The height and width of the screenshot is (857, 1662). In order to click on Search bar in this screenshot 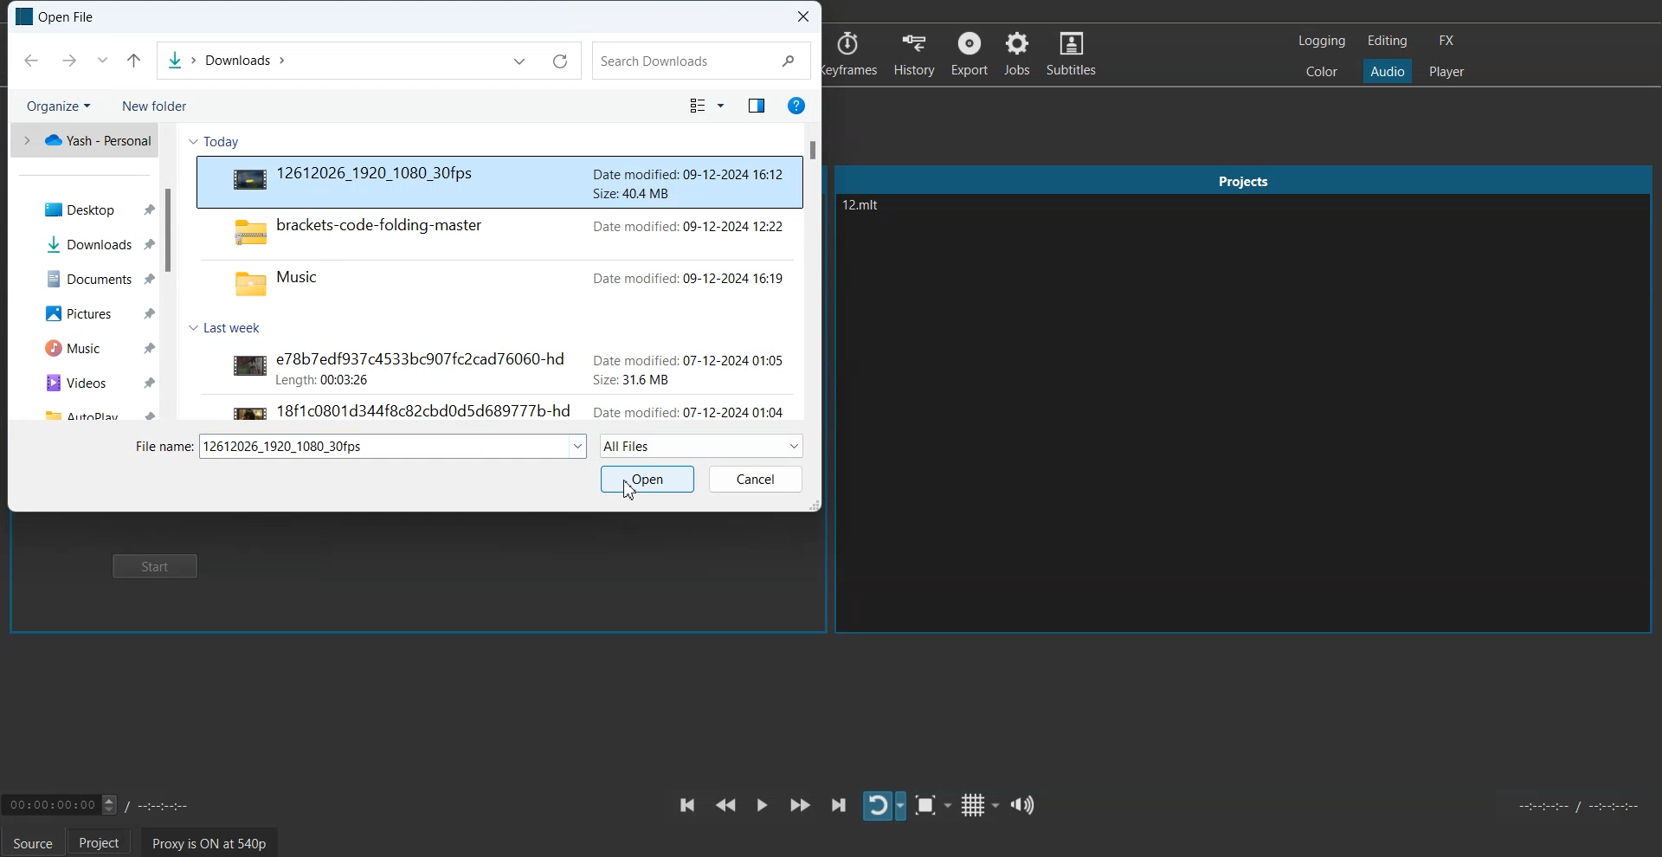, I will do `click(702, 61)`.